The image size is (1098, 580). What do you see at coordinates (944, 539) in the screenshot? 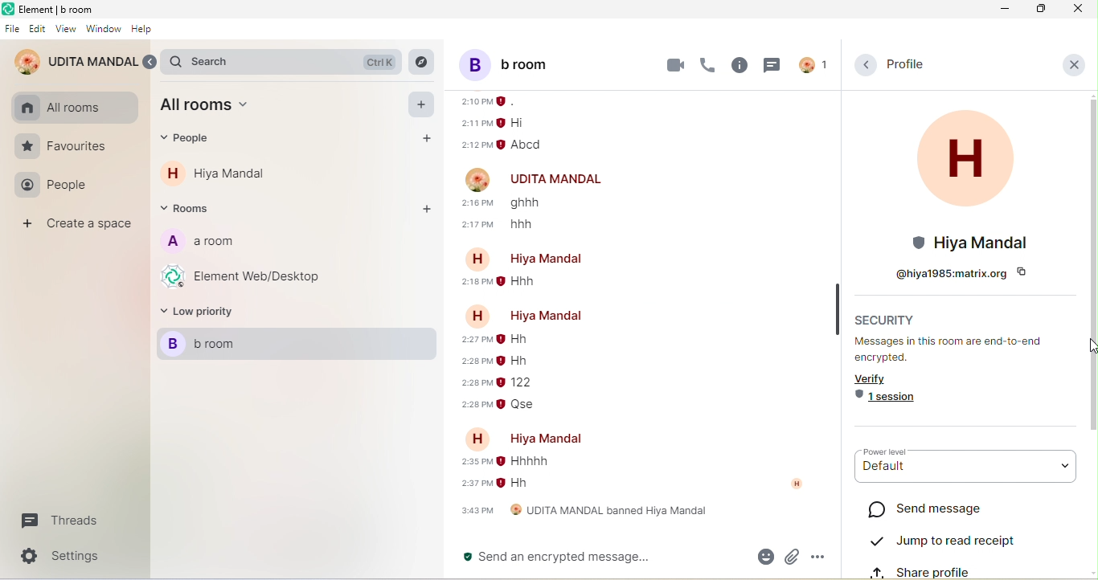
I see `jump to read receipt` at bounding box center [944, 539].